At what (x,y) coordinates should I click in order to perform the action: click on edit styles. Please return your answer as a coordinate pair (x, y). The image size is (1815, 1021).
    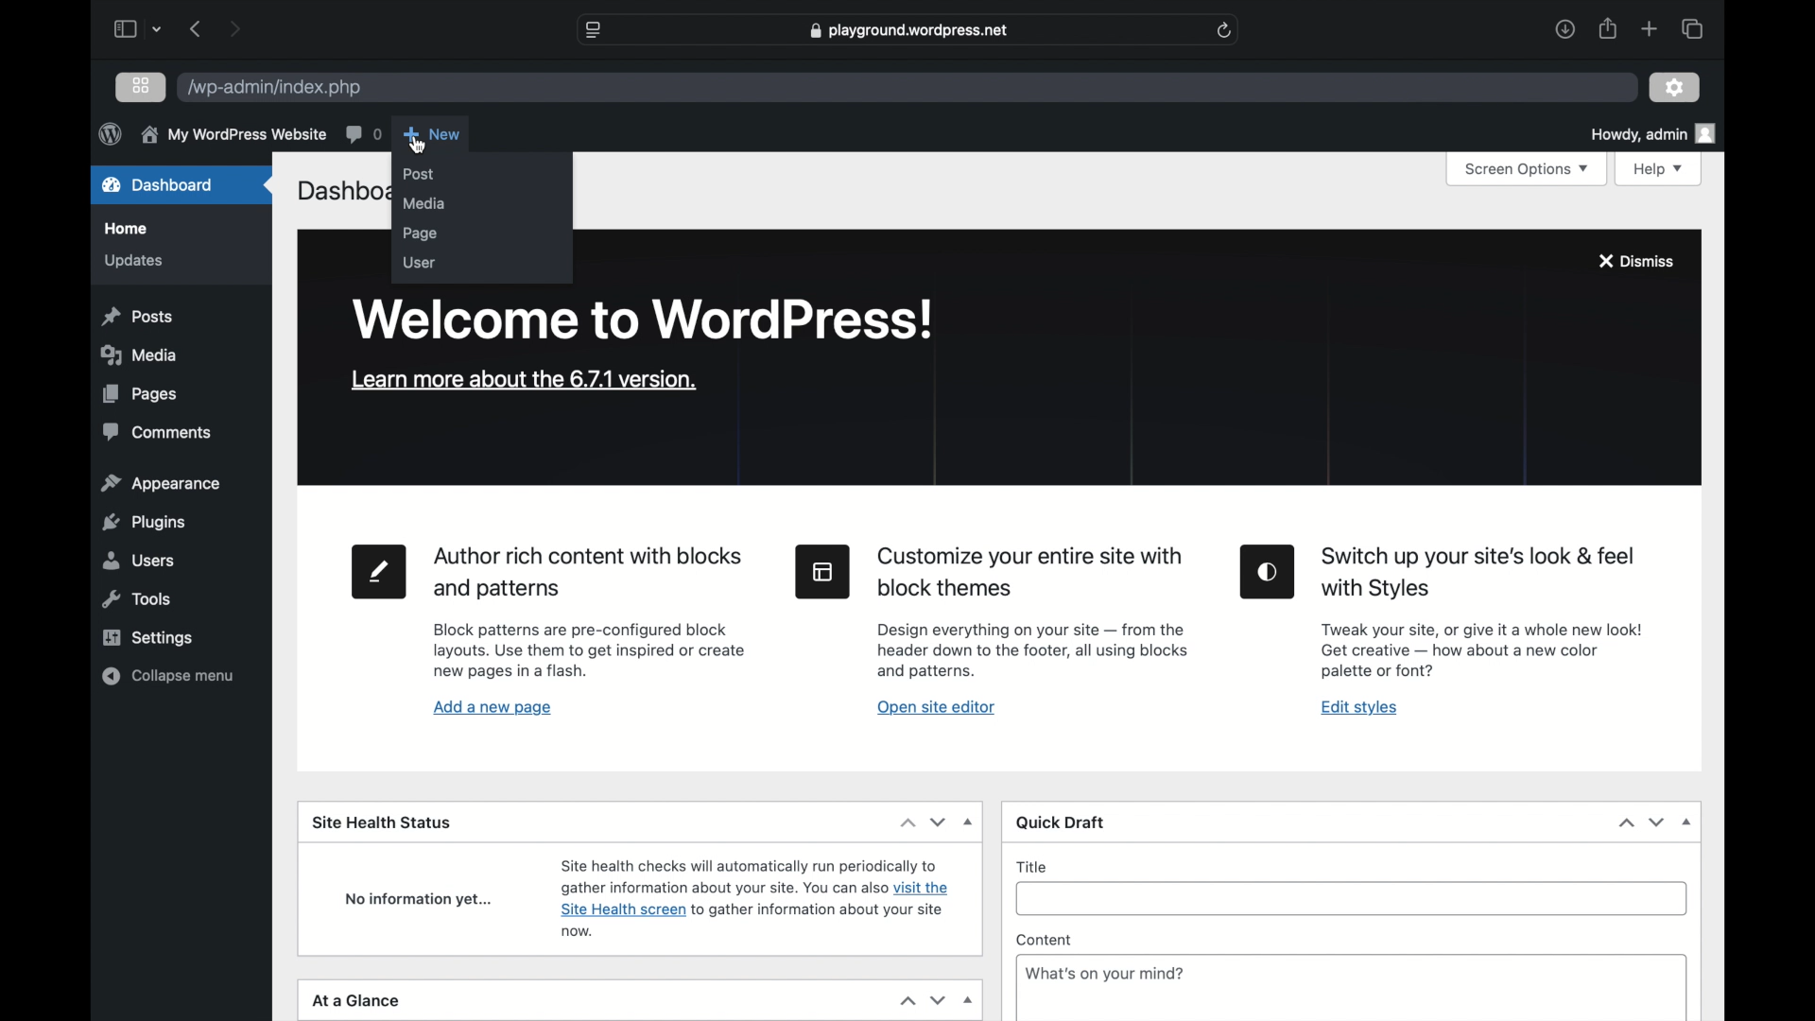
    Looking at the image, I should click on (1359, 707).